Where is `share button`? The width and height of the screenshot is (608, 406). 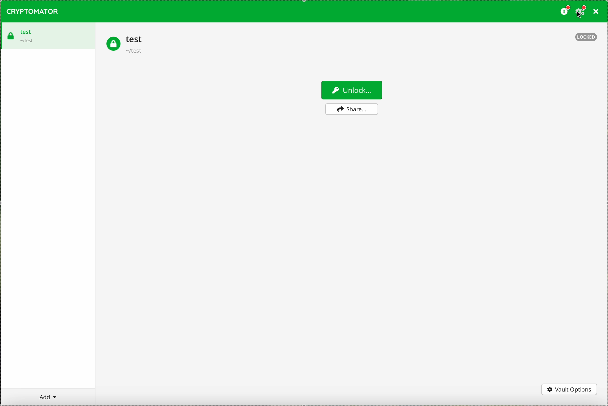
share button is located at coordinates (352, 109).